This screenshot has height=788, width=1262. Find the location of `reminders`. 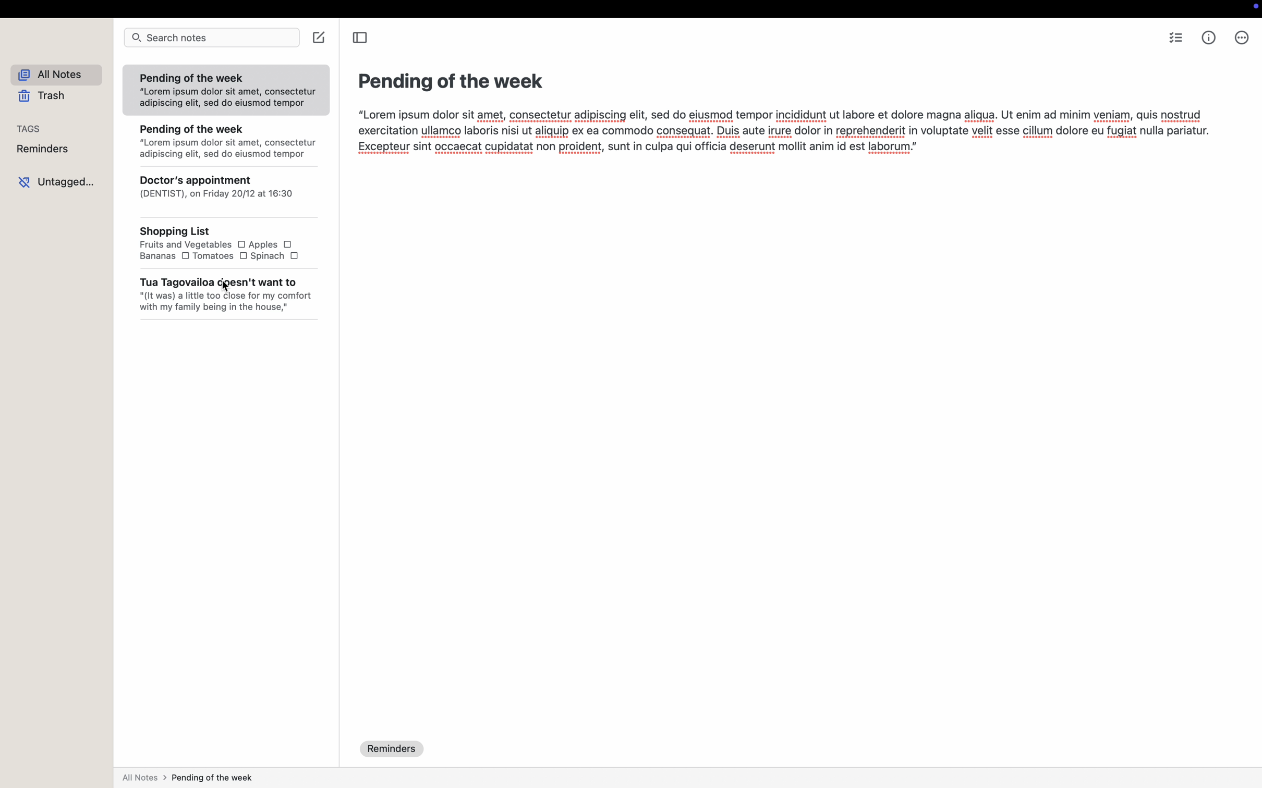

reminders is located at coordinates (45, 150).